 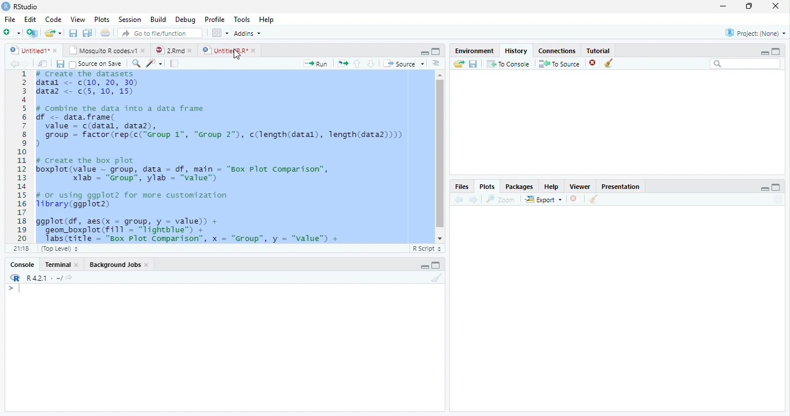 I want to click on Show in new window, so click(x=43, y=63).